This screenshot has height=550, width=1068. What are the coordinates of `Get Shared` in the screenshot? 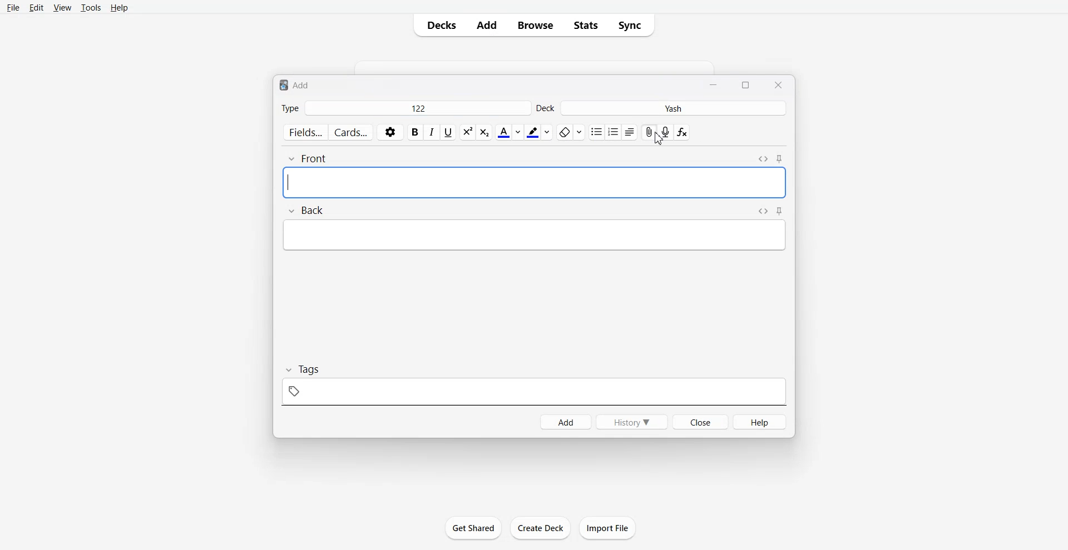 It's located at (473, 527).